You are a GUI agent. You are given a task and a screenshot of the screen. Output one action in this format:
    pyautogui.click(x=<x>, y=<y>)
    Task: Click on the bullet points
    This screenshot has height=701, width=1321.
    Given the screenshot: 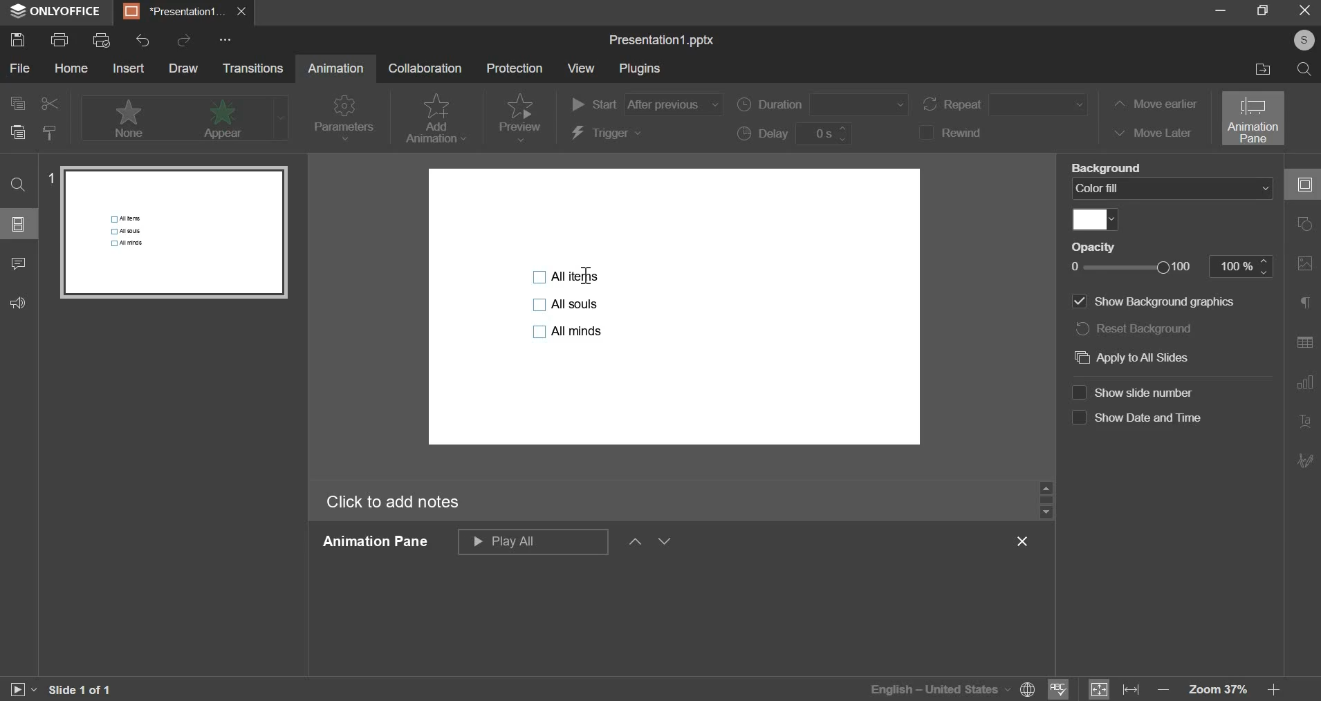 What is the action you would take?
    pyautogui.click(x=566, y=305)
    